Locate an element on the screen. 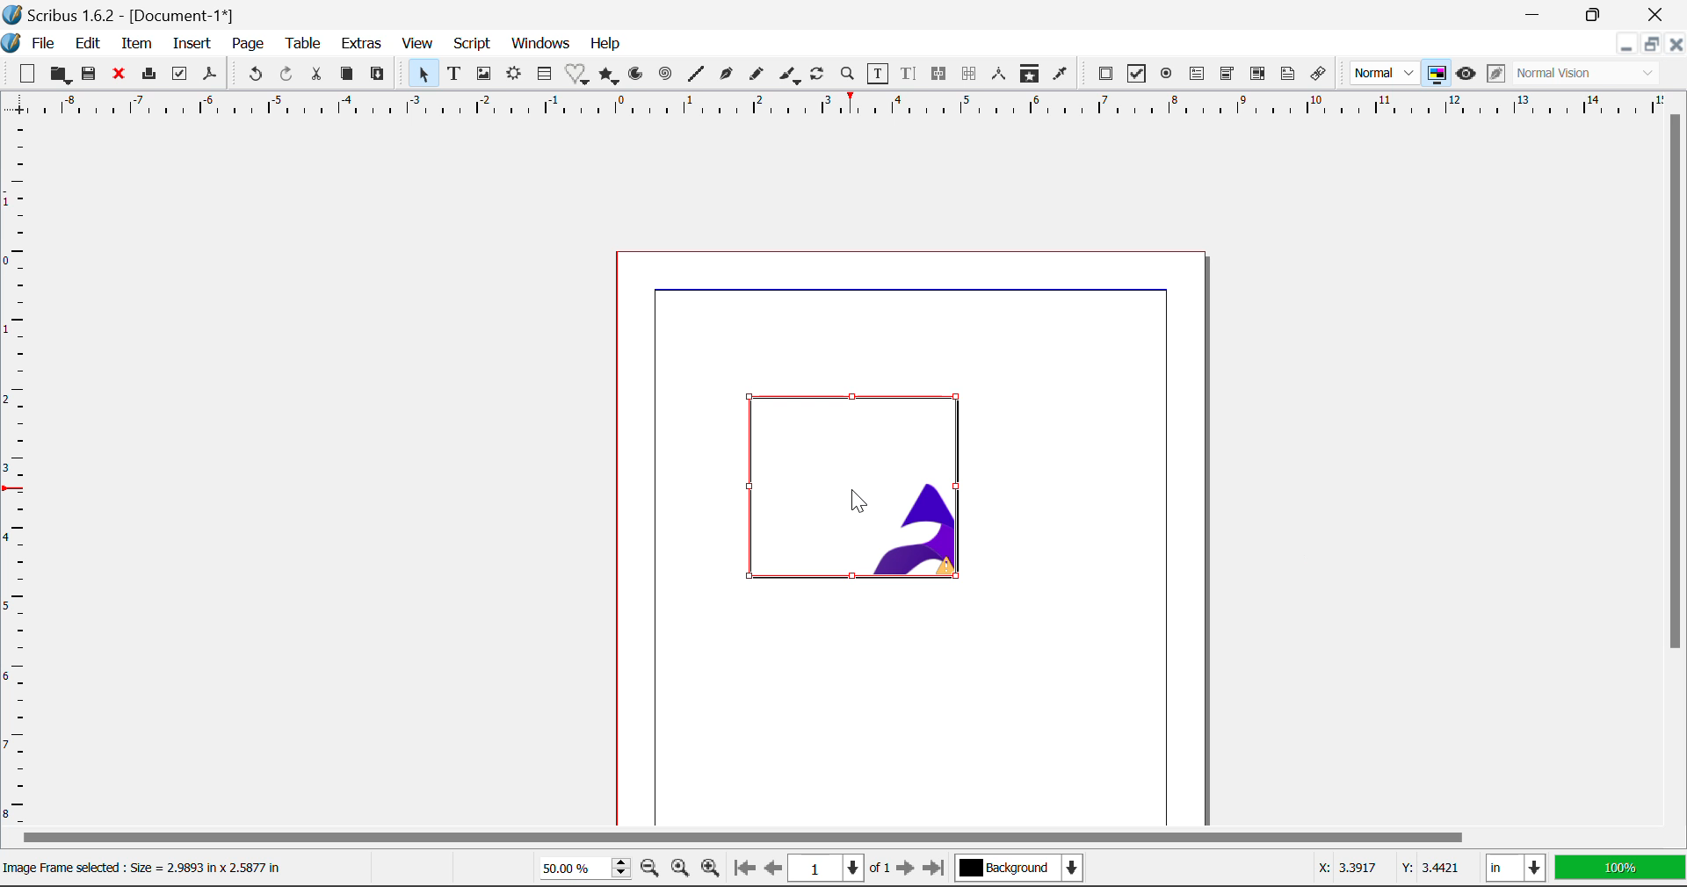 The width and height of the screenshot is (1687, 887). Page Background is located at coordinates (1017, 865).